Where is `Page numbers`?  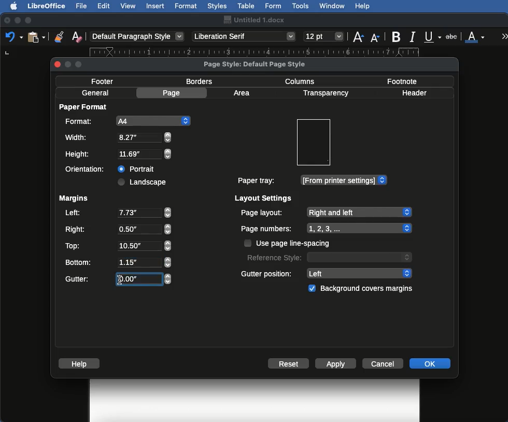 Page numbers is located at coordinates (327, 229).